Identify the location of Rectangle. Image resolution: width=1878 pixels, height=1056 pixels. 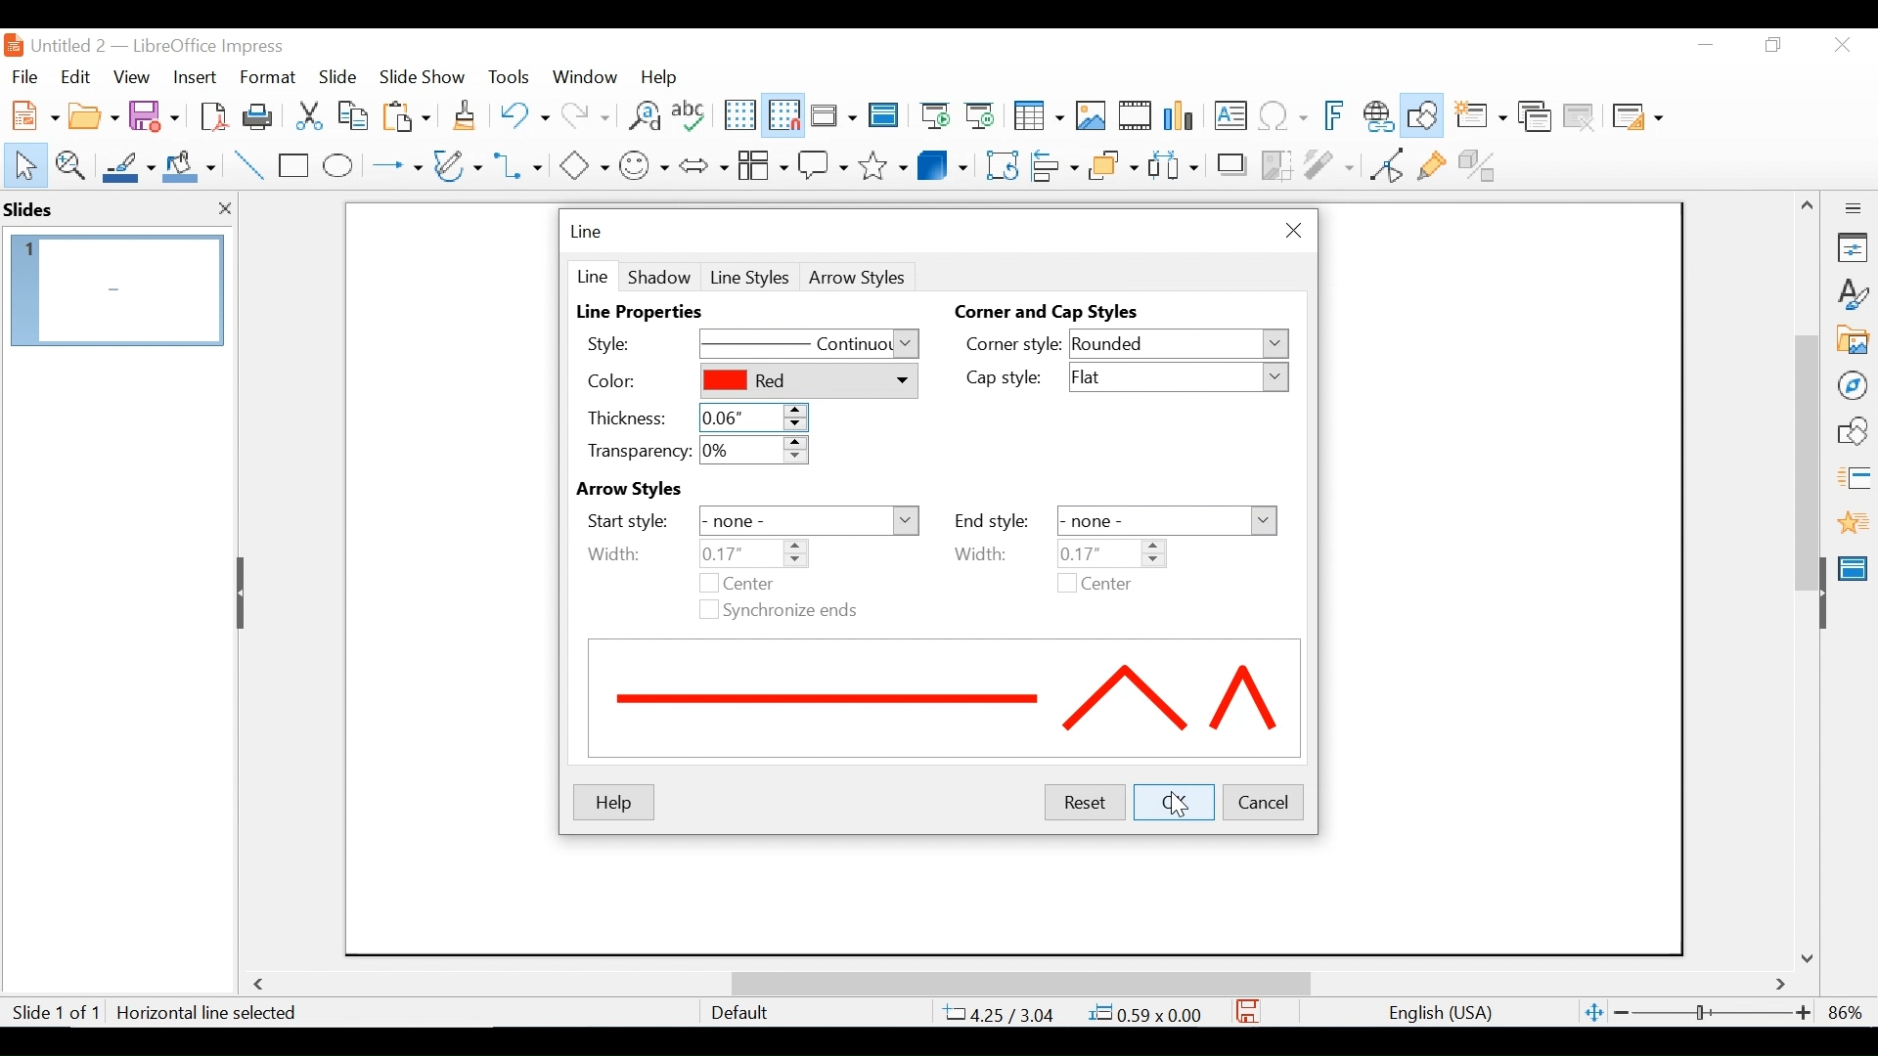
(295, 166).